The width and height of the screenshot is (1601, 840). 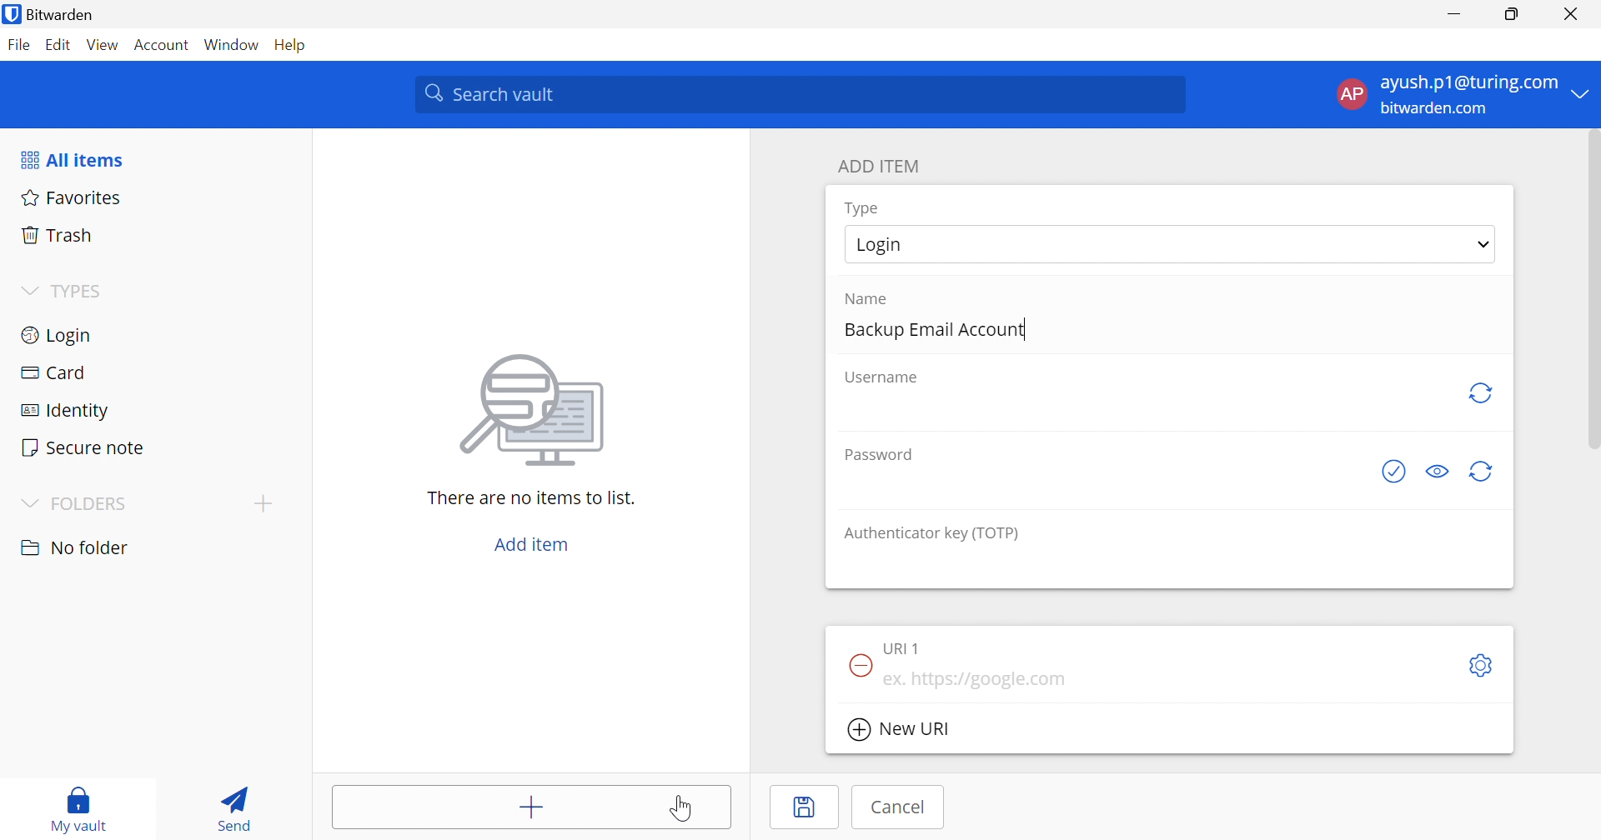 I want to click on Login, so click(x=59, y=335).